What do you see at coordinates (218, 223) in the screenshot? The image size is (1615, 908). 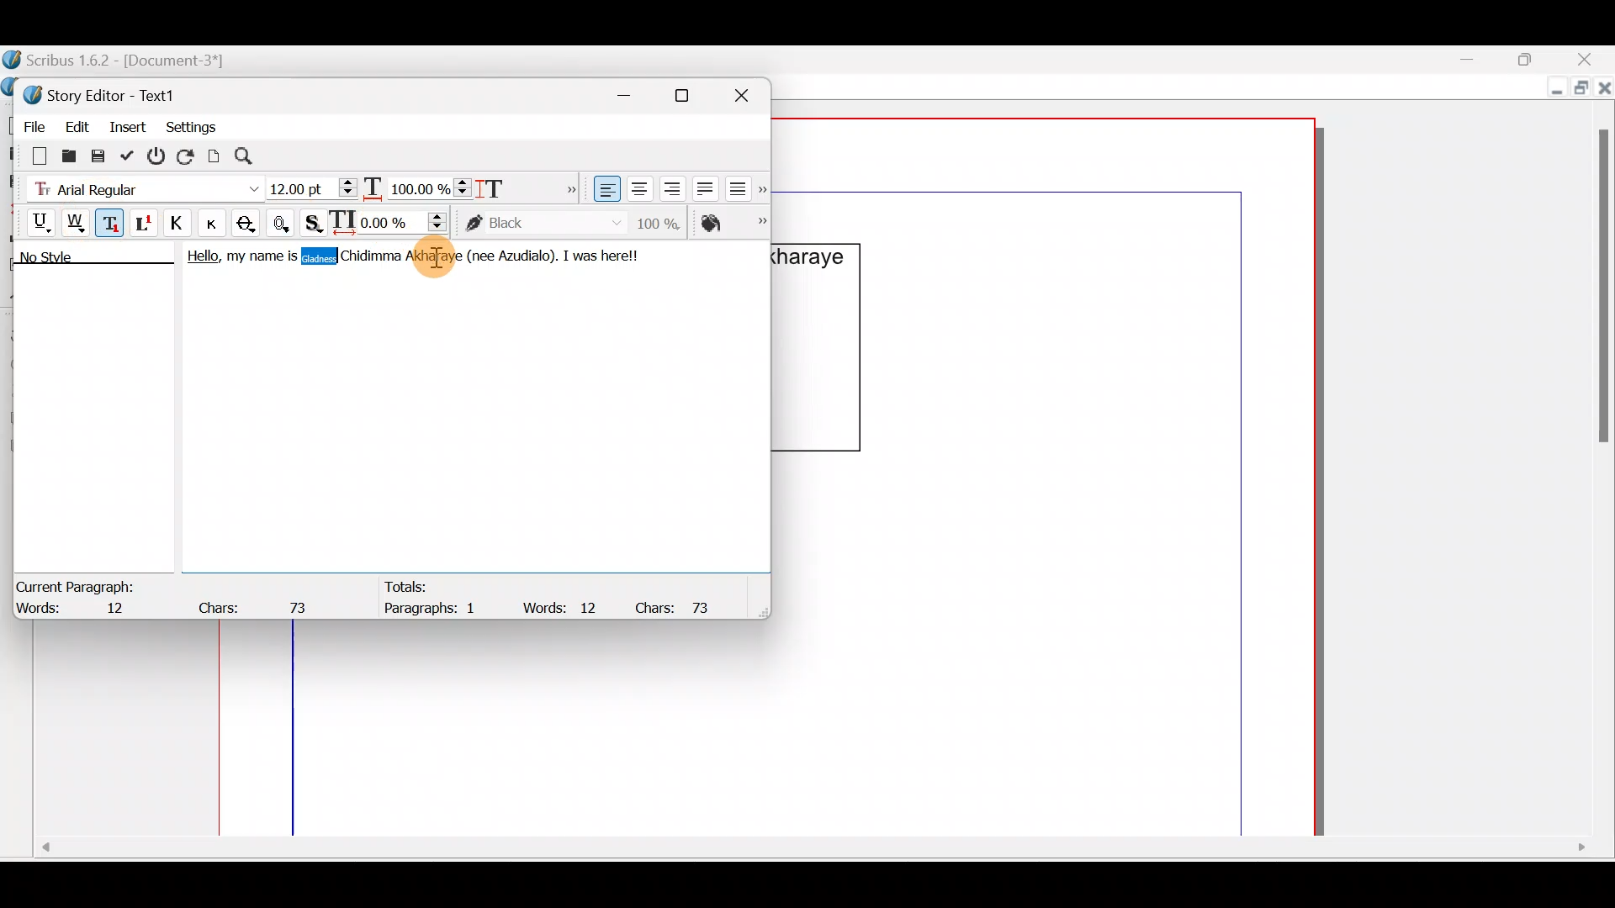 I see `` at bounding box center [218, 223].